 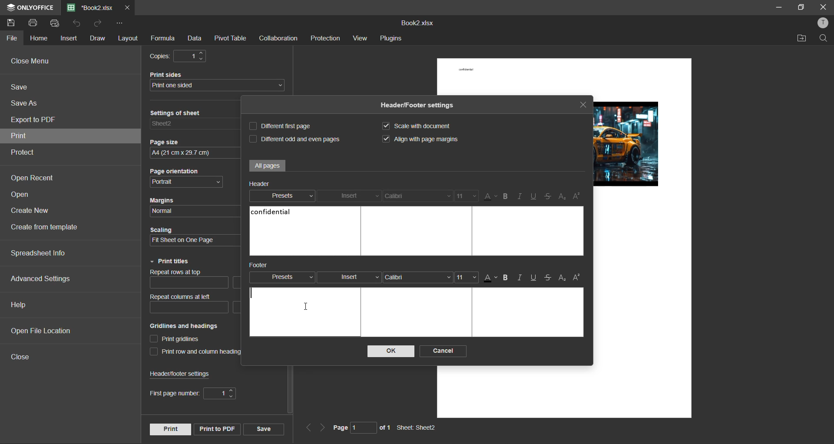 I want to click on repeat columns at left, so click(x=194, y=303).